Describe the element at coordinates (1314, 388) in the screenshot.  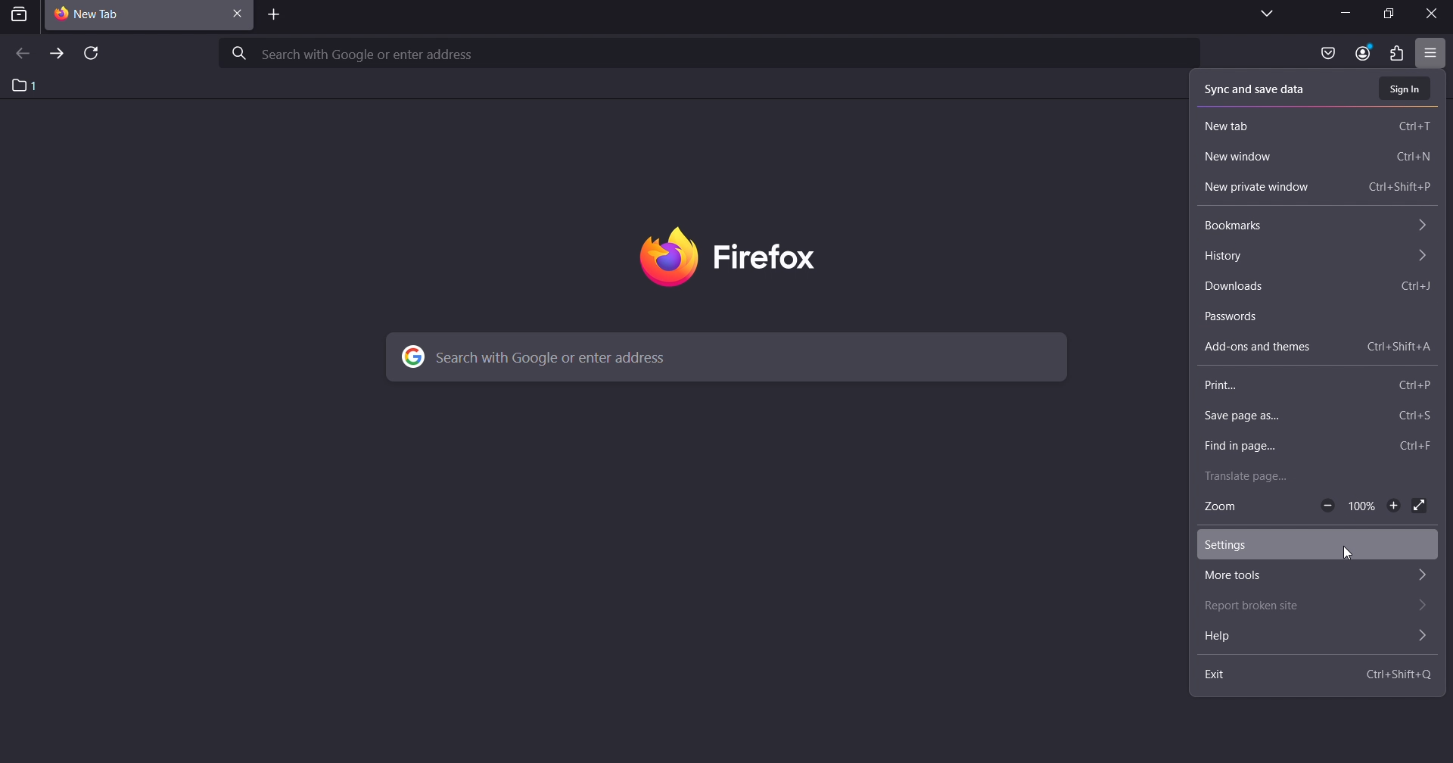
I see `print` at that location.